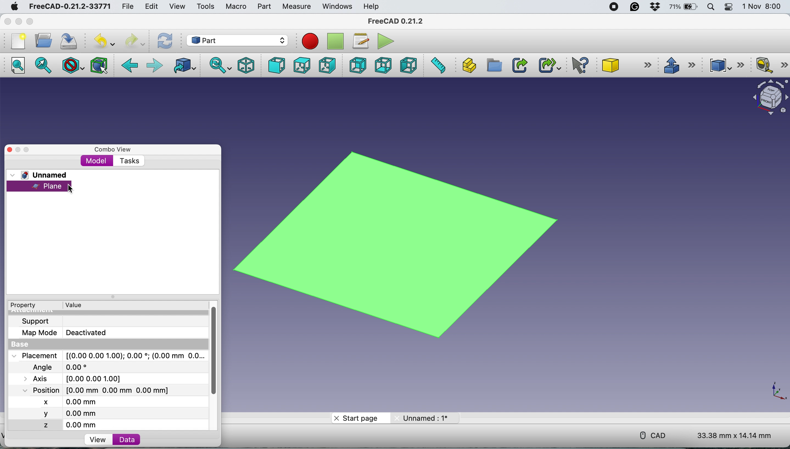 This screenshot has width=790, height=449. What do you see at coordinates (381, 66) in the screenshot?
I see `bottom` at bounding box center [381, 66].